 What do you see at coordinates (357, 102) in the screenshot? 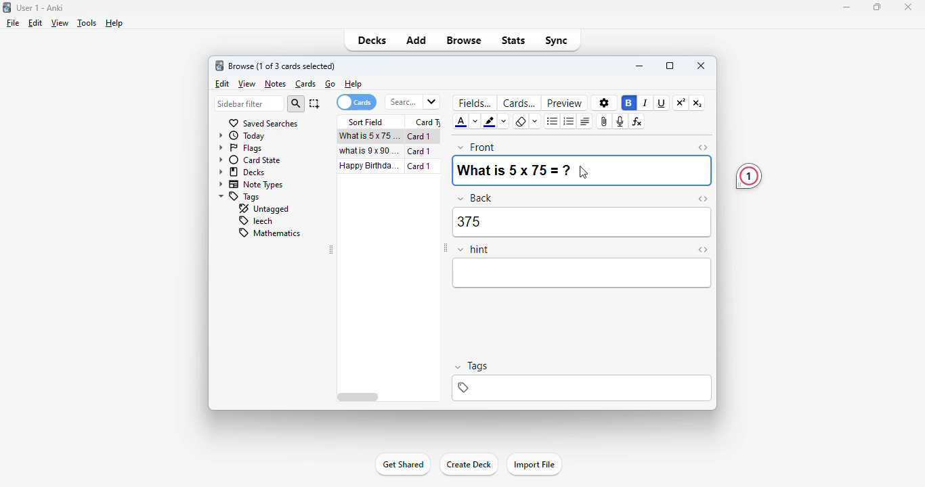
I see `cards` at bounding box center [357, 102].